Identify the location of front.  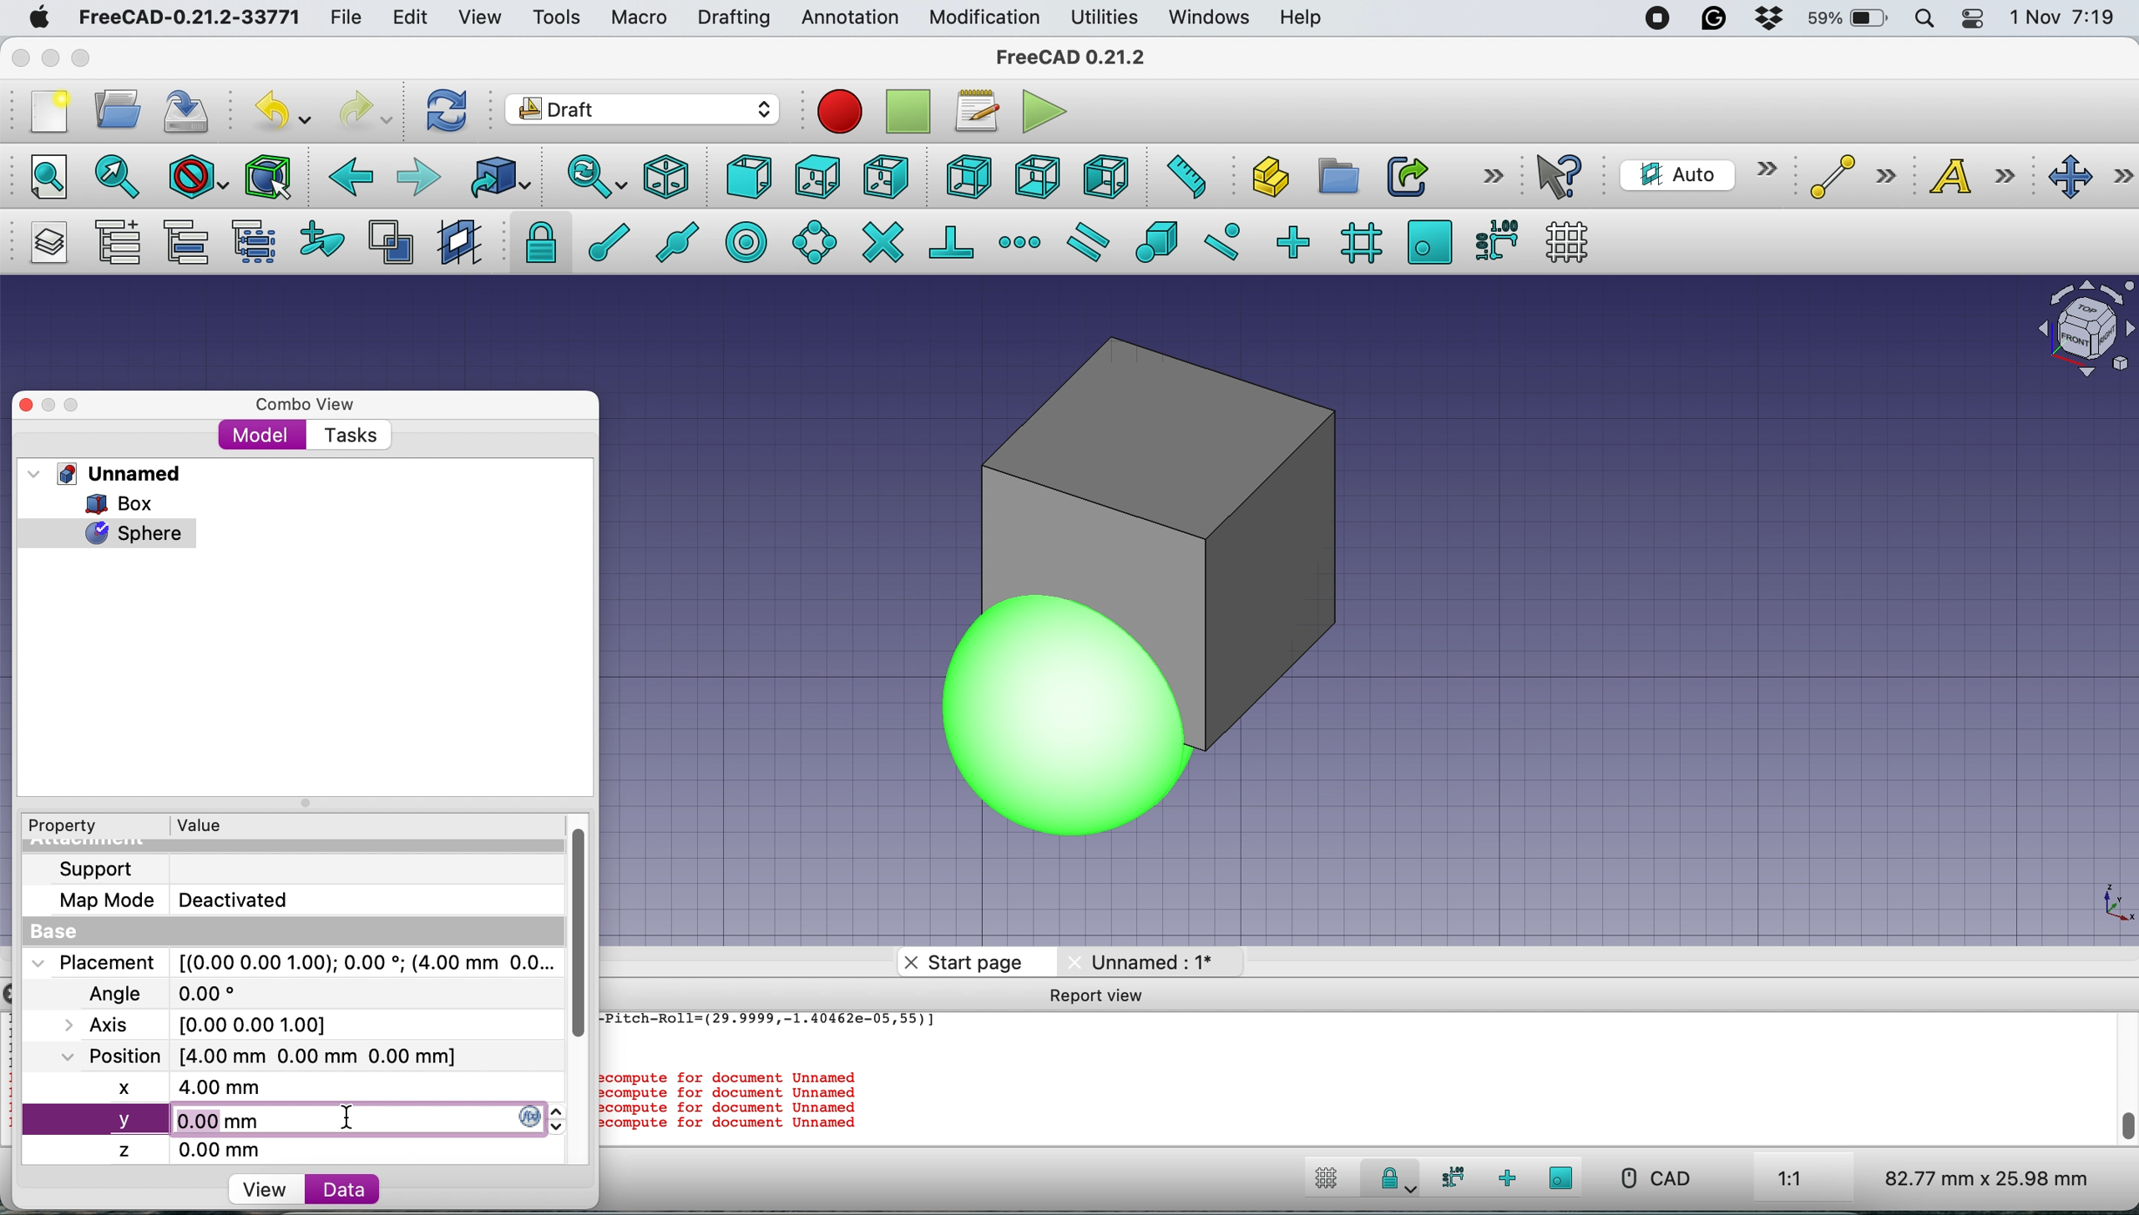
(751, 181).